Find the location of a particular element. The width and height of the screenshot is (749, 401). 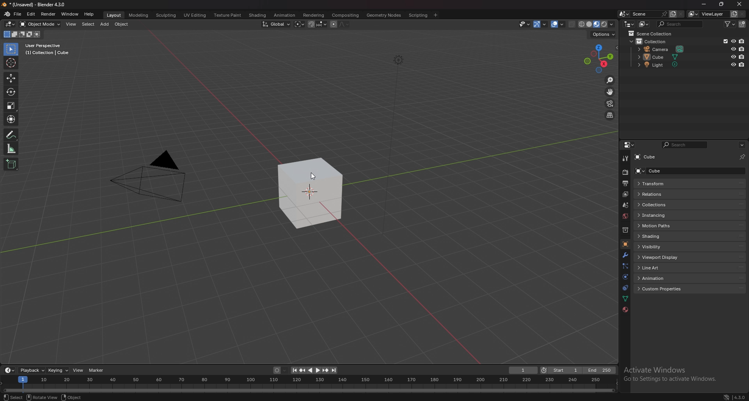

file is located at coordinates (18, 14).